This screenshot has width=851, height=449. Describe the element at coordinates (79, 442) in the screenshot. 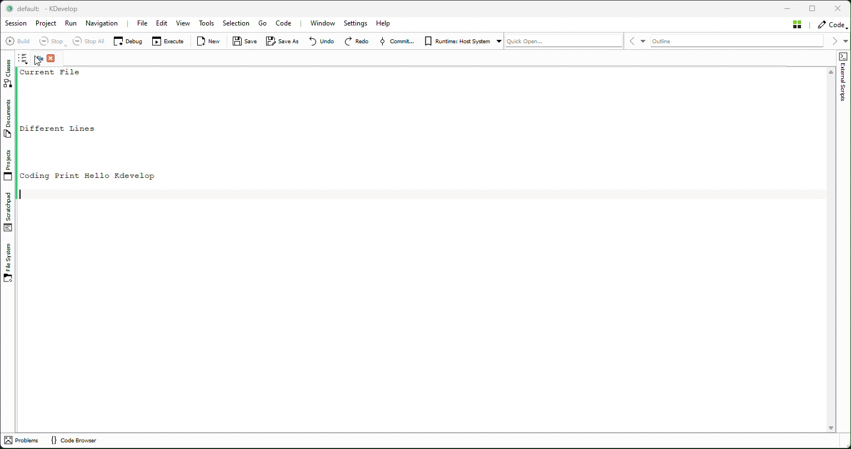

I see `Code Browser` at that location.